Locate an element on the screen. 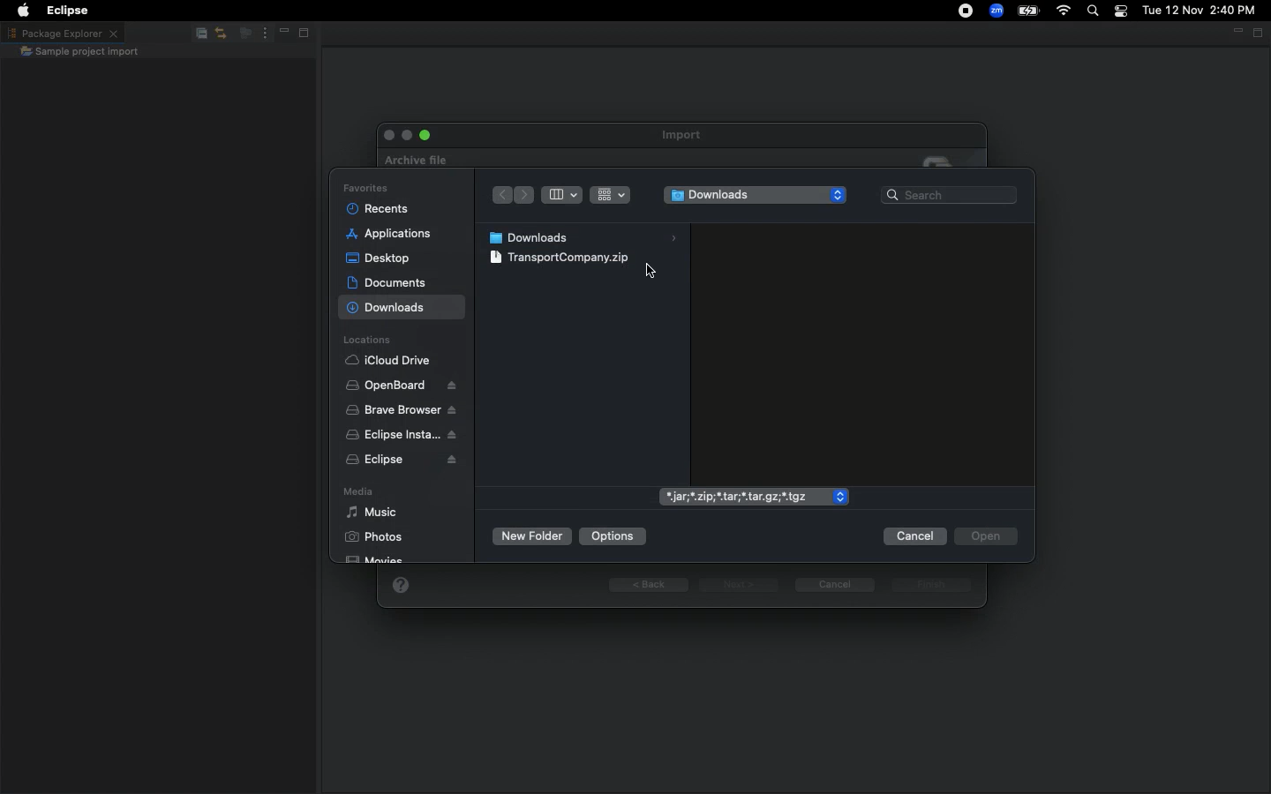 The image size is (1271, 794). Back is located at coordinates (650, 585).